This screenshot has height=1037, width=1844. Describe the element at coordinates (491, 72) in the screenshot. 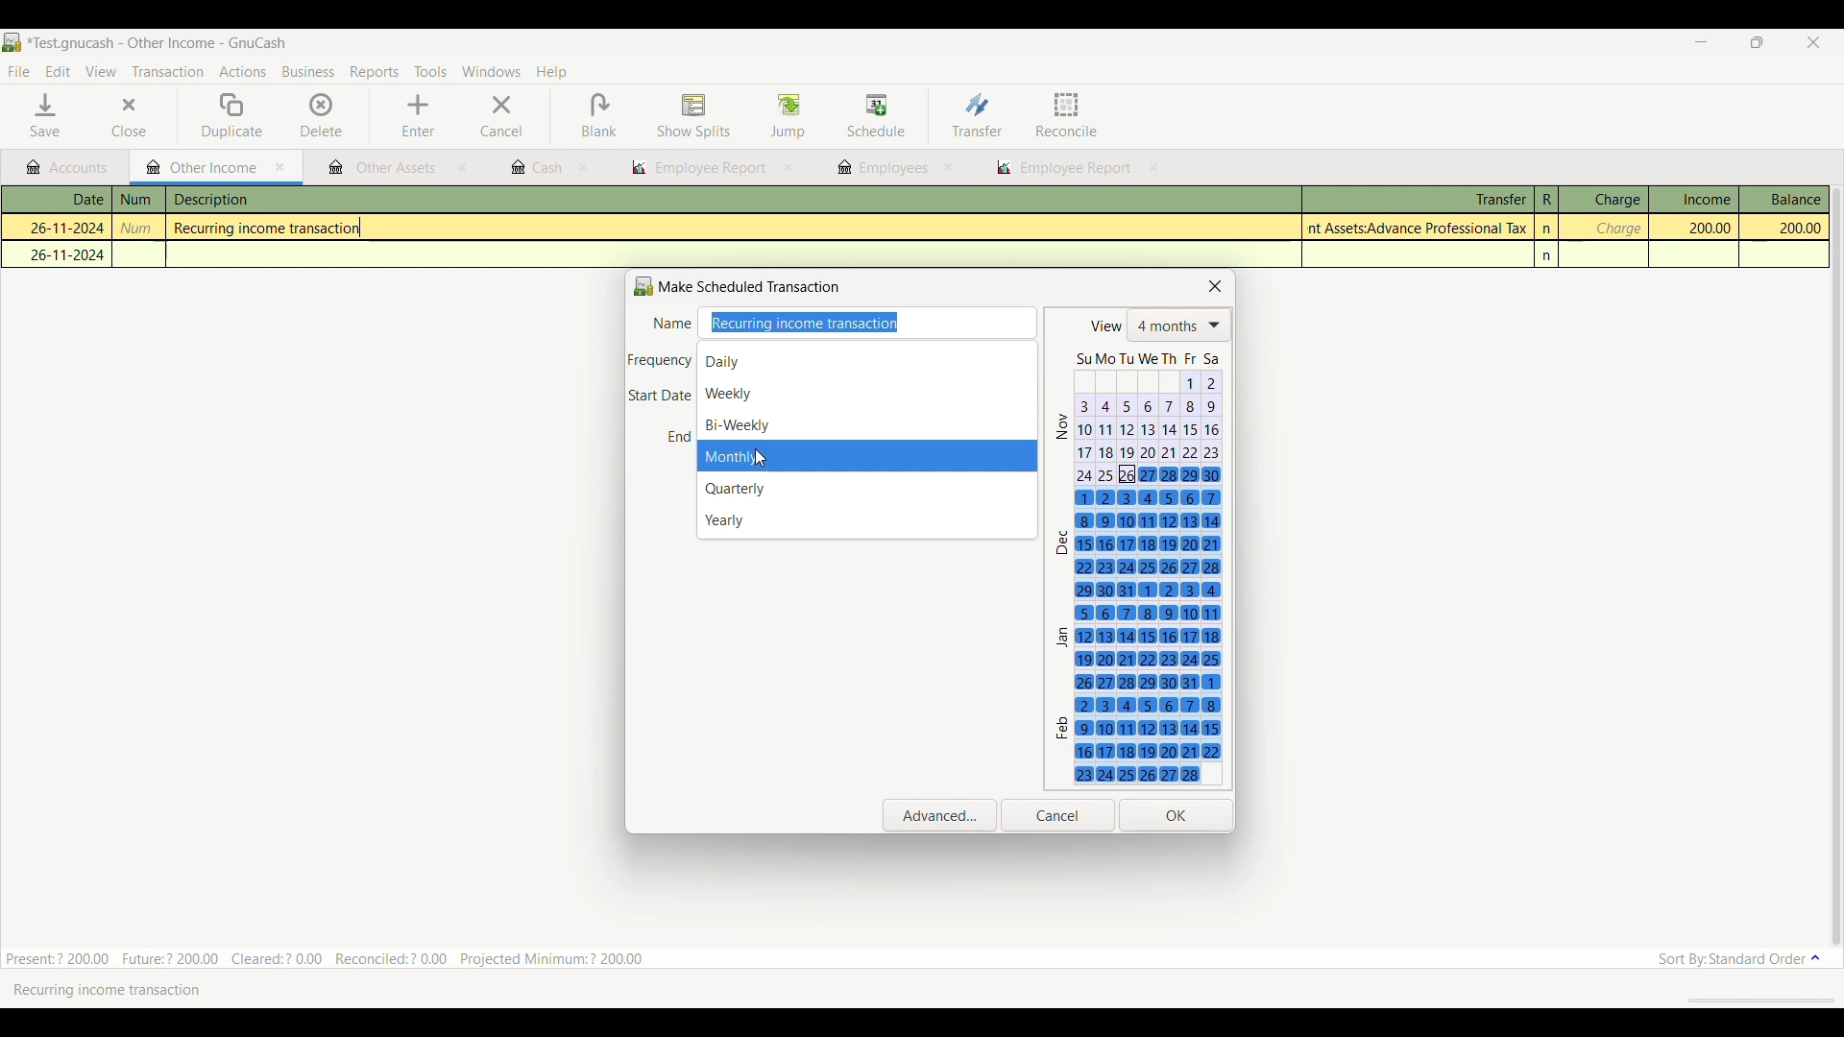

I see `Windows menu` at that location.